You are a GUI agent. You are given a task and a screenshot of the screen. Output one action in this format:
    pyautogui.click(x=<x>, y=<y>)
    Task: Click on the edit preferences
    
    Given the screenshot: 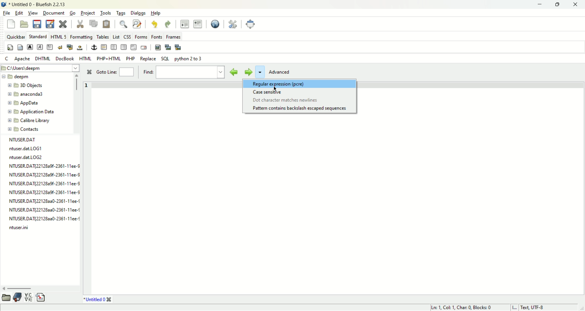 What is the action you would take?
    pyautogui.click(x=232, y=23)
    